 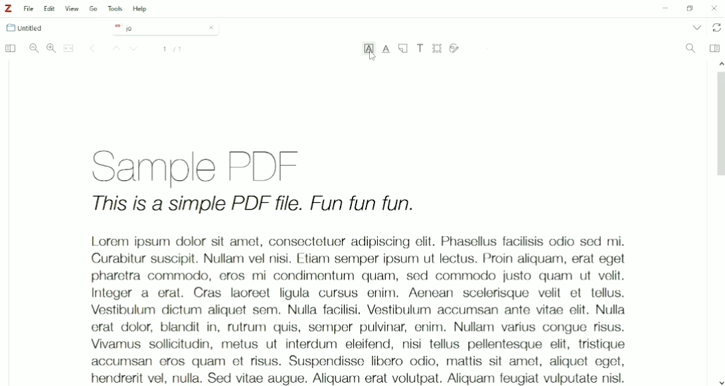 I want to click on Help, so click(x=141, y=9).